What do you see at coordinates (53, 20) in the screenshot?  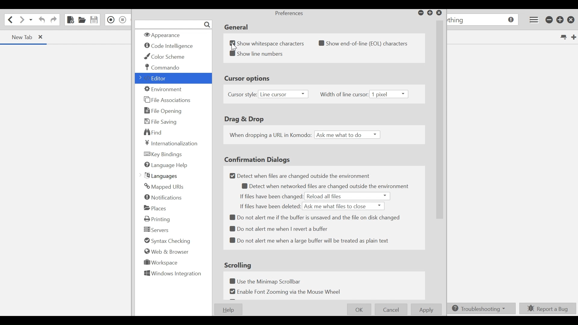 I see `Redo last Action` at bounding box center [53, 20].